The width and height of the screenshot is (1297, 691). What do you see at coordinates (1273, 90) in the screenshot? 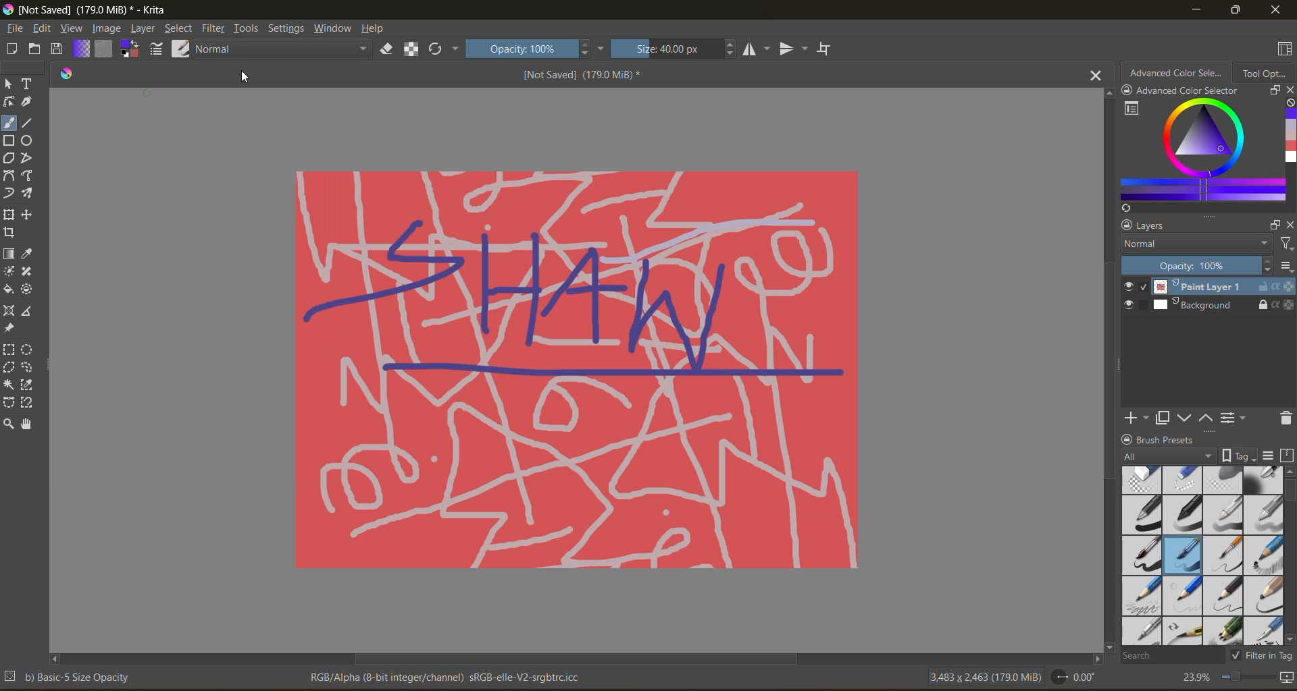
I see `float docker` at bounding box center [1273, 90].